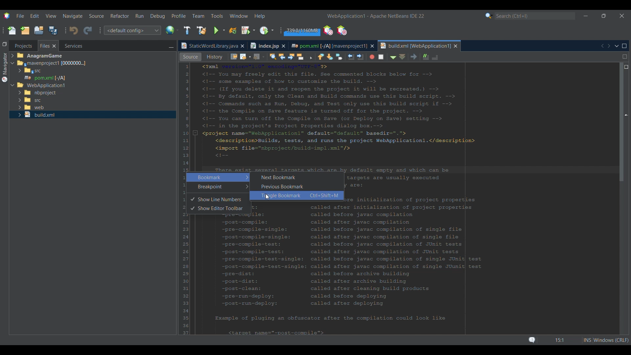 Image resolution: width=631 pixels, height=355 pixels. What do you see at coordinates (242, 46) in the screenshot?
I see `Close tab` at bounding box center [242, 46].